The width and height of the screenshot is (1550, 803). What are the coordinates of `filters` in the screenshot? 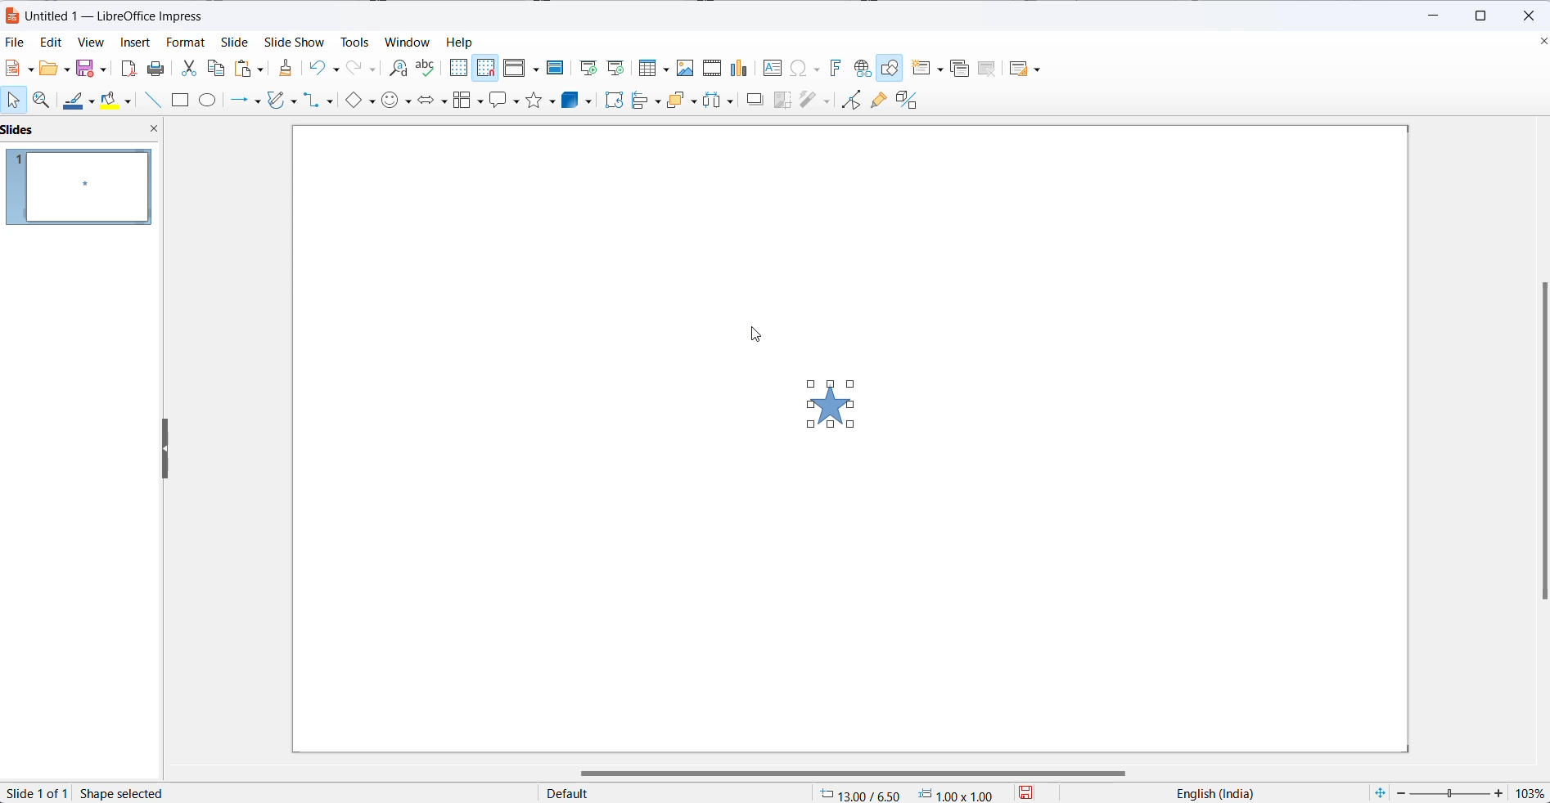 It's located at (813, 100).